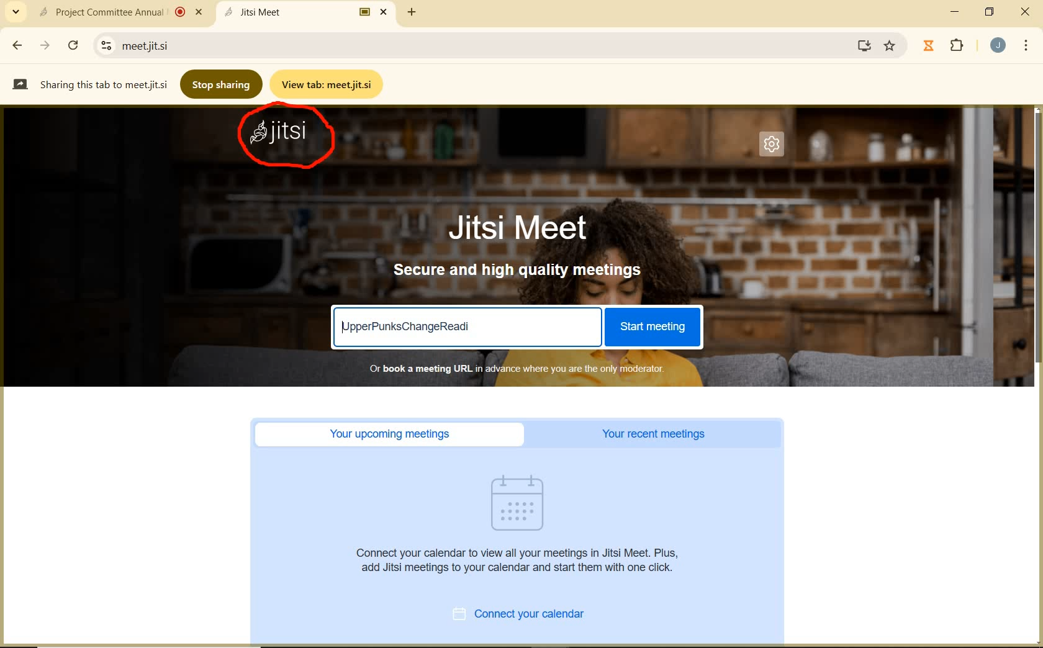  What do you see at coordinates (196, 45) in the screenshot?
I see `meet.jit.si` at bounding box center [196, 45].